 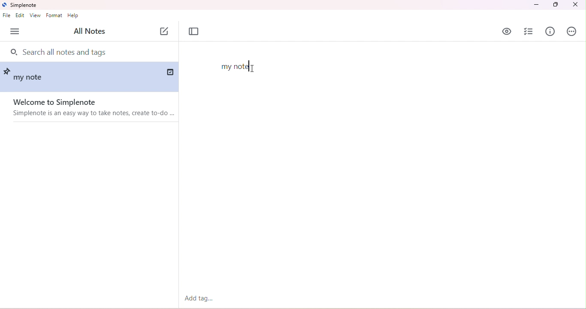 I want to click on minimize, so click(x=535, y=5).